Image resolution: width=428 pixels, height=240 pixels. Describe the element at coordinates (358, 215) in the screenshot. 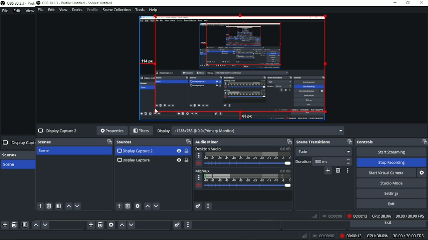

I see `00:00:10` at that location.